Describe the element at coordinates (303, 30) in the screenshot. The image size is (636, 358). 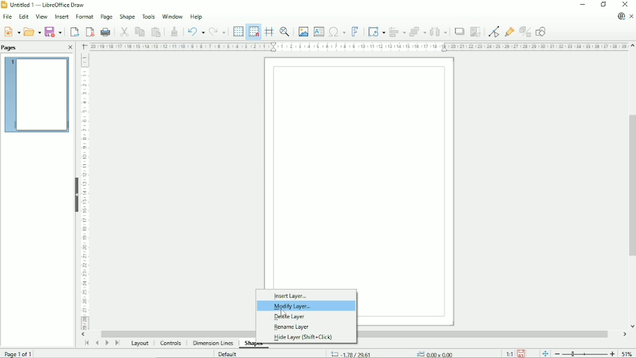
I see `Insert image` at that location.